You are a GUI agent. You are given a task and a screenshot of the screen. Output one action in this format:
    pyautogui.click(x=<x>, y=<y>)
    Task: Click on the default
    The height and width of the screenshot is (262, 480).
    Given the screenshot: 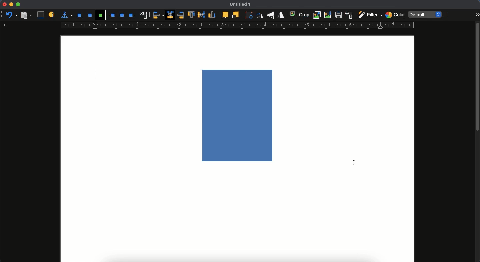 What is the action you would take?
    pyautogui.click(x=425, y=14)
    